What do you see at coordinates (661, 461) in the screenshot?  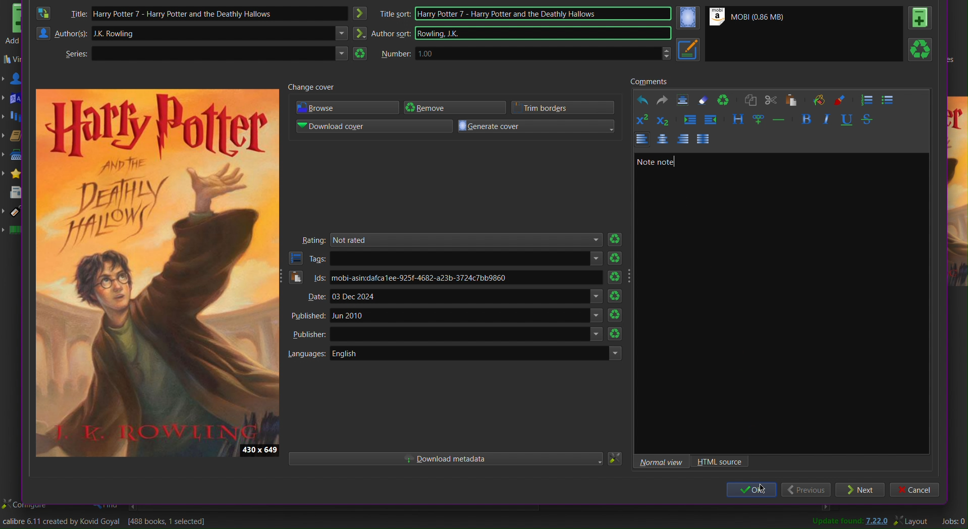 I see `Normal view` at bounding box center [661, 461].